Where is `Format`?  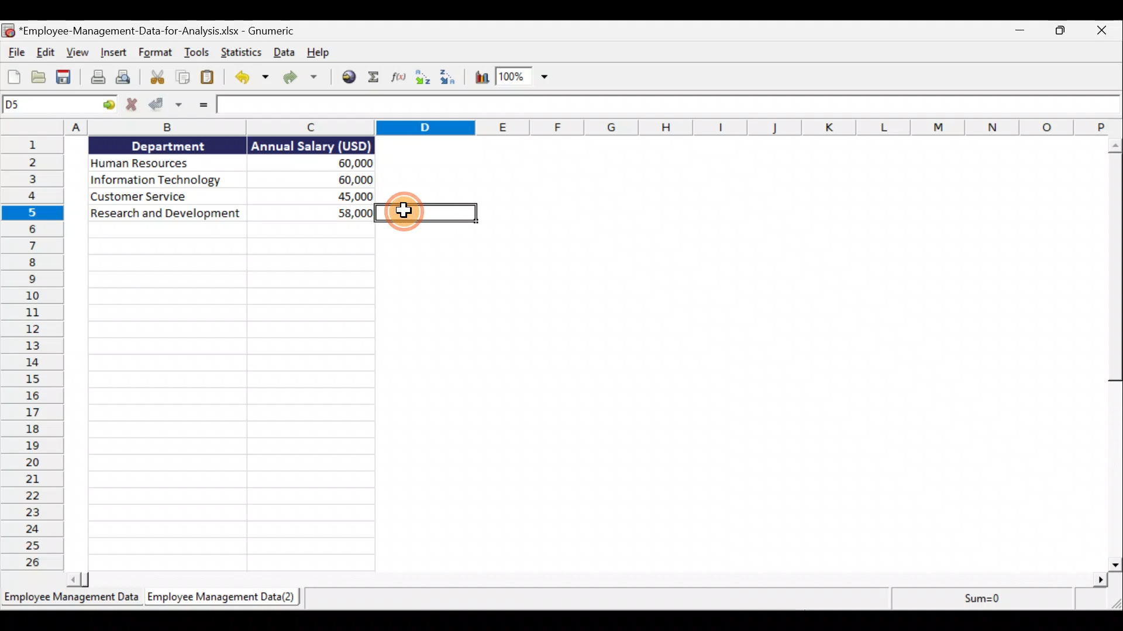
Format is located at coordinates (156, 53).